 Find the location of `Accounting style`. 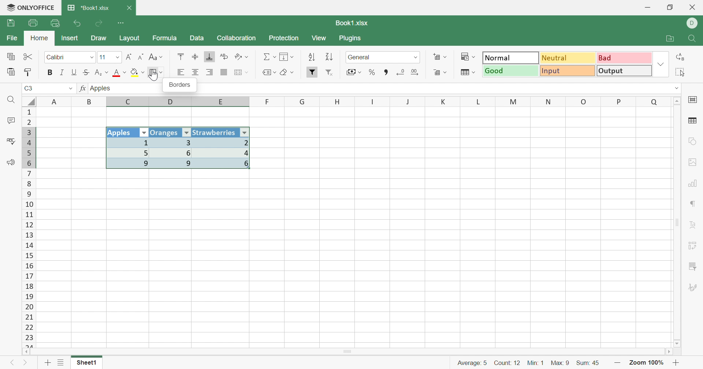

Accounting style is located at coordinates (353, 73).